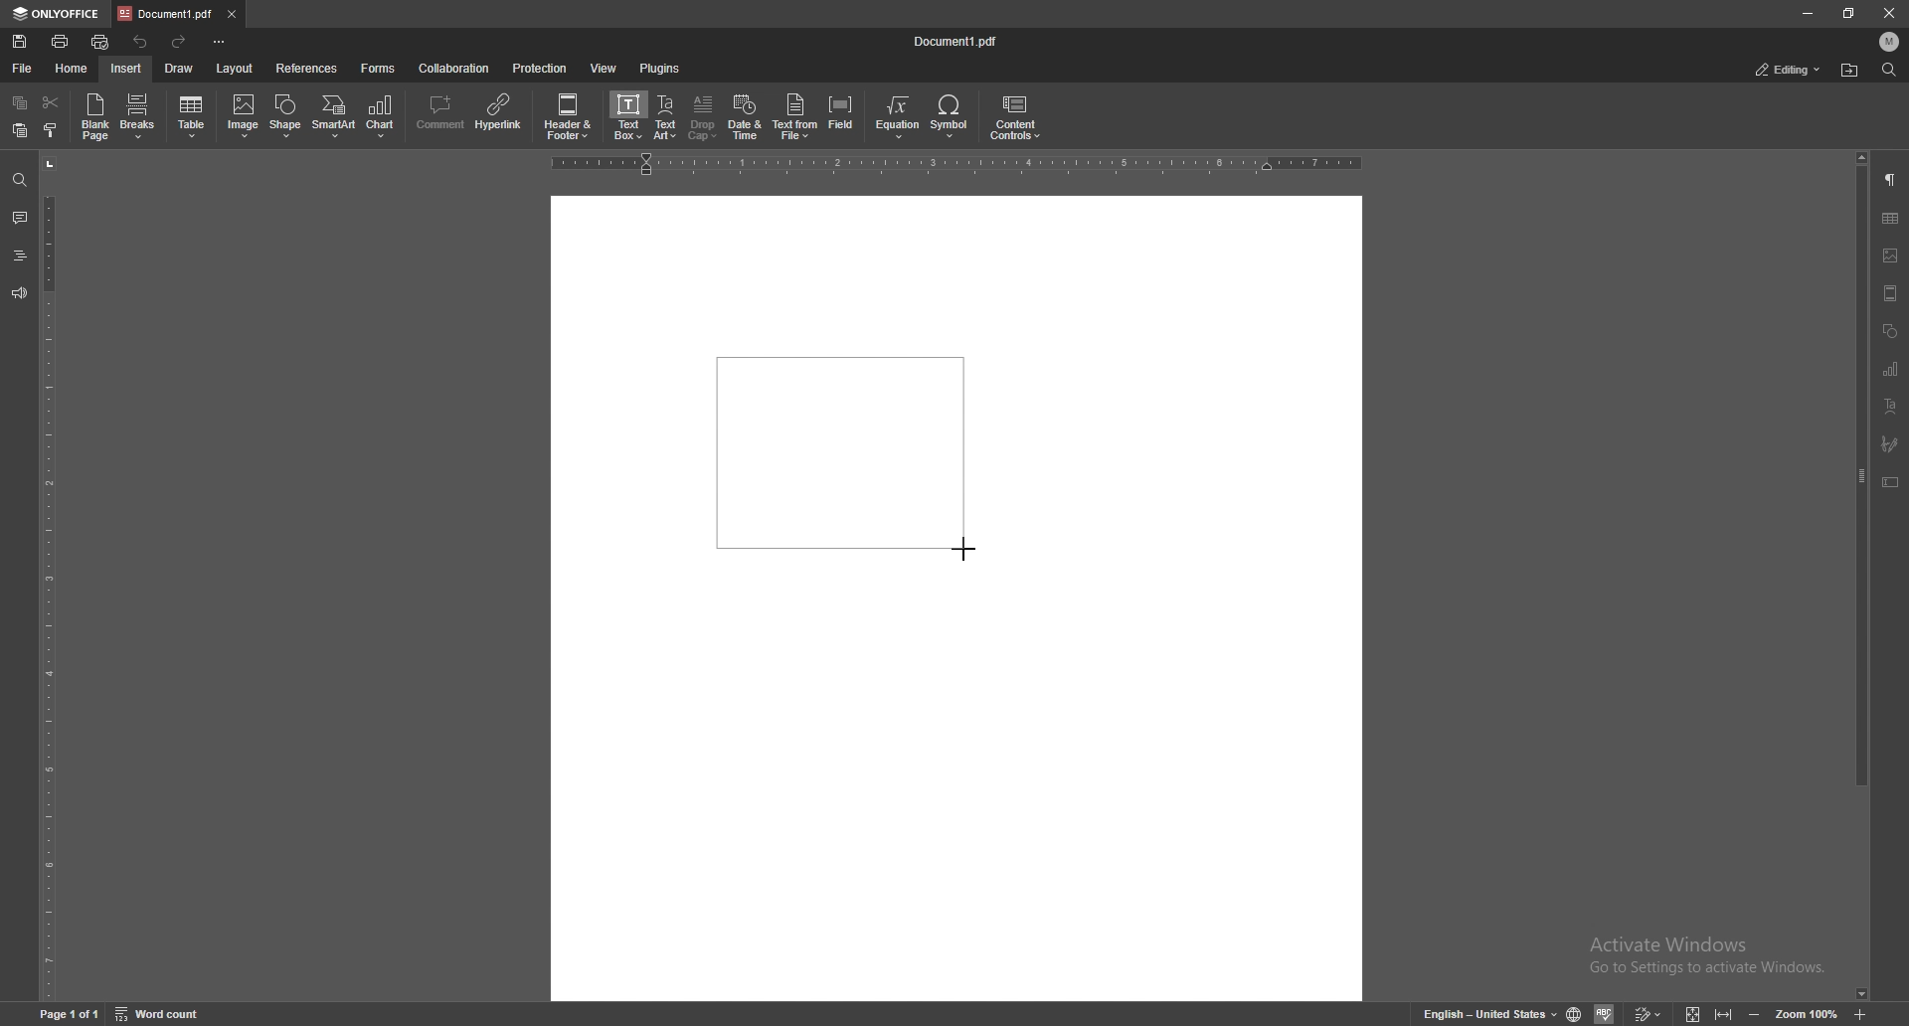 The height and width of the screenshot is (1026, 1909). I want to click on vertical scale, so click(48, 578).